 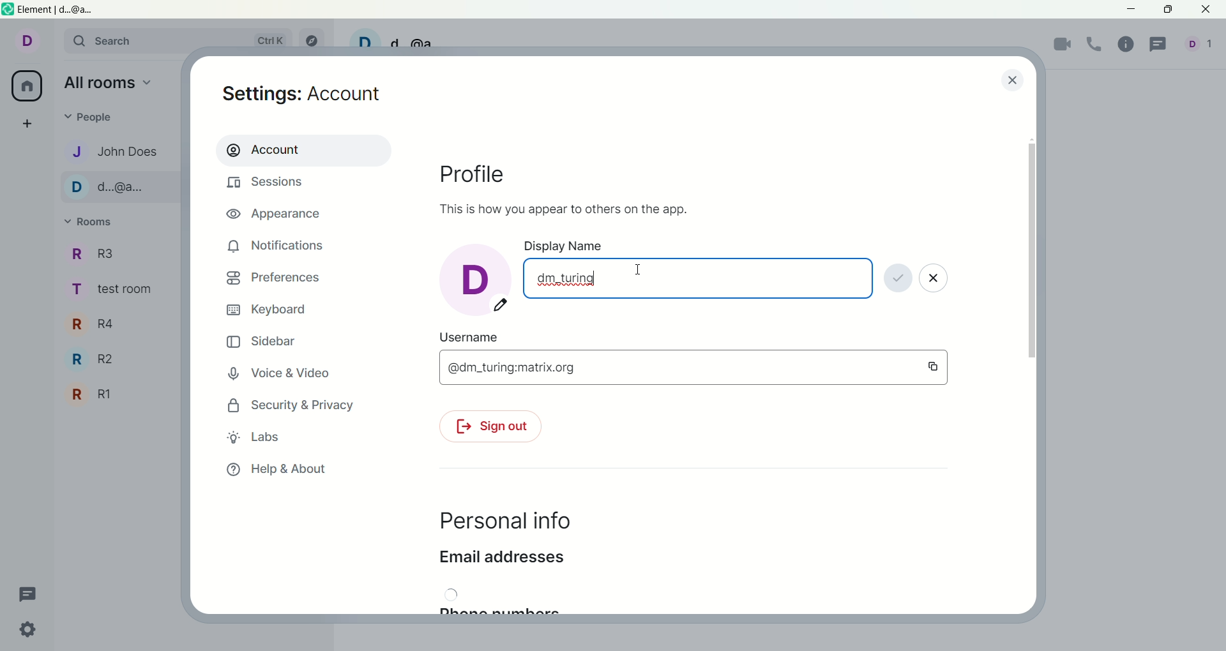 What do you see at coordinates (97, 118) in the screenshot?
I see `people` at bounding box center [97, 118].